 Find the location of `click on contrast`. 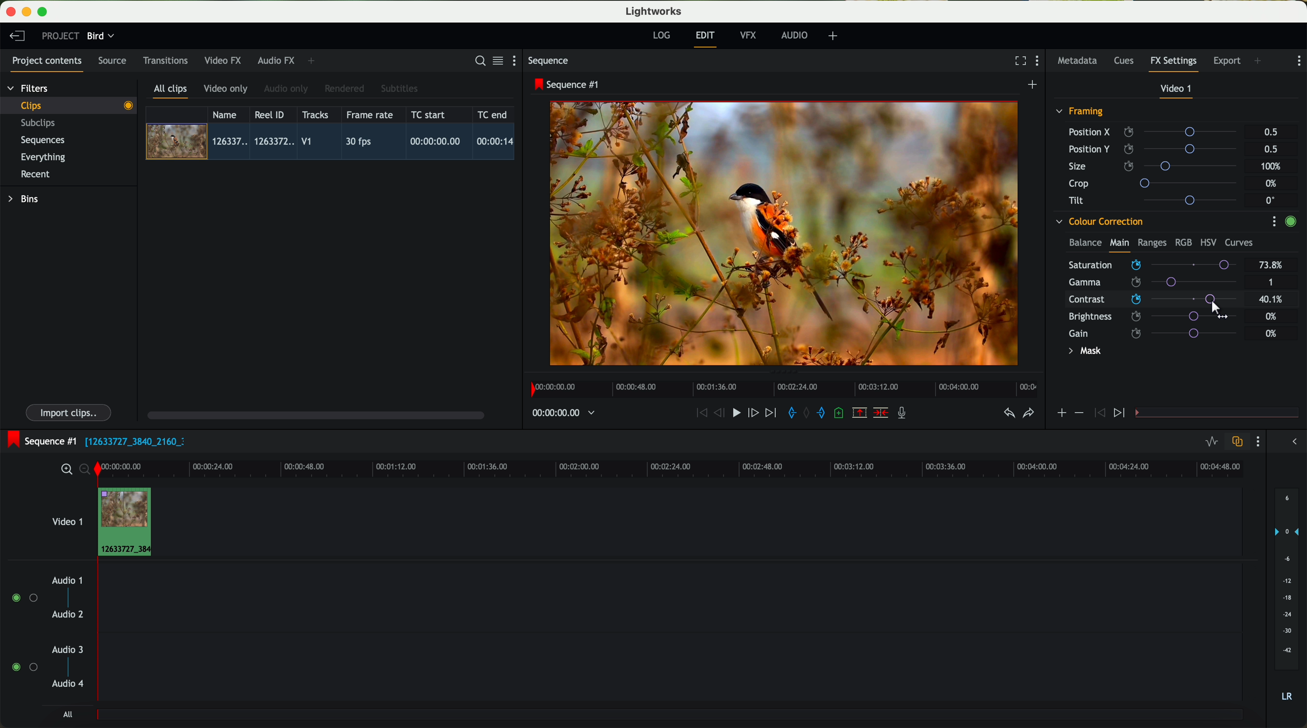

click on contrast is located at coordinates (1153, 300).